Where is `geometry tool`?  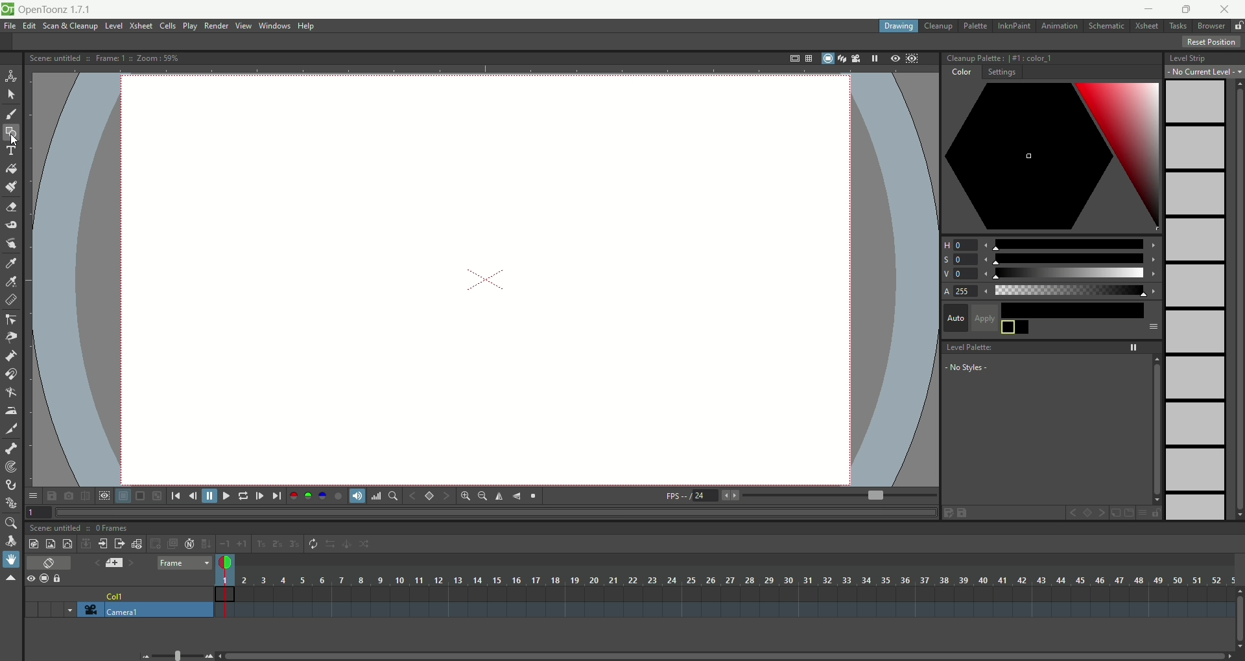 geometry tool is located at coordinates (11, 131).